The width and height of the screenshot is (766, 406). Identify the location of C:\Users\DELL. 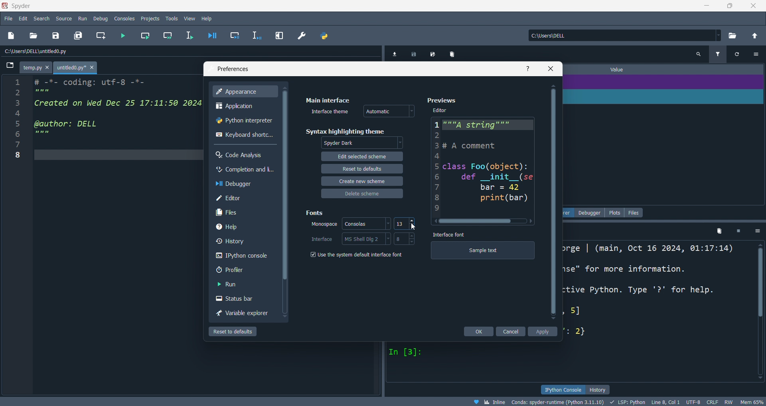
(563, 35).